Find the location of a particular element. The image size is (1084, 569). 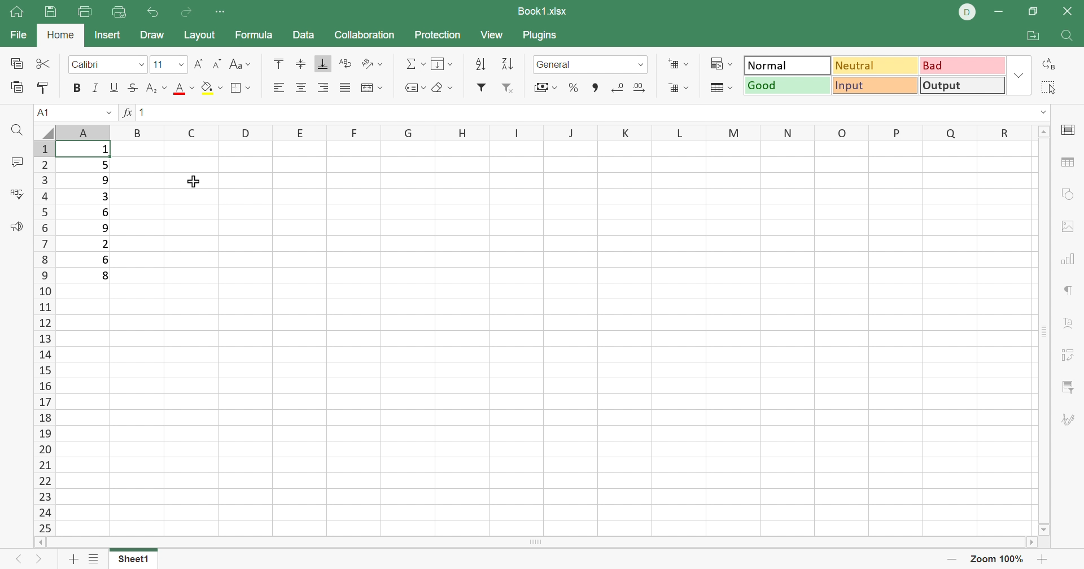

1 is located at coordinates (104, 150).